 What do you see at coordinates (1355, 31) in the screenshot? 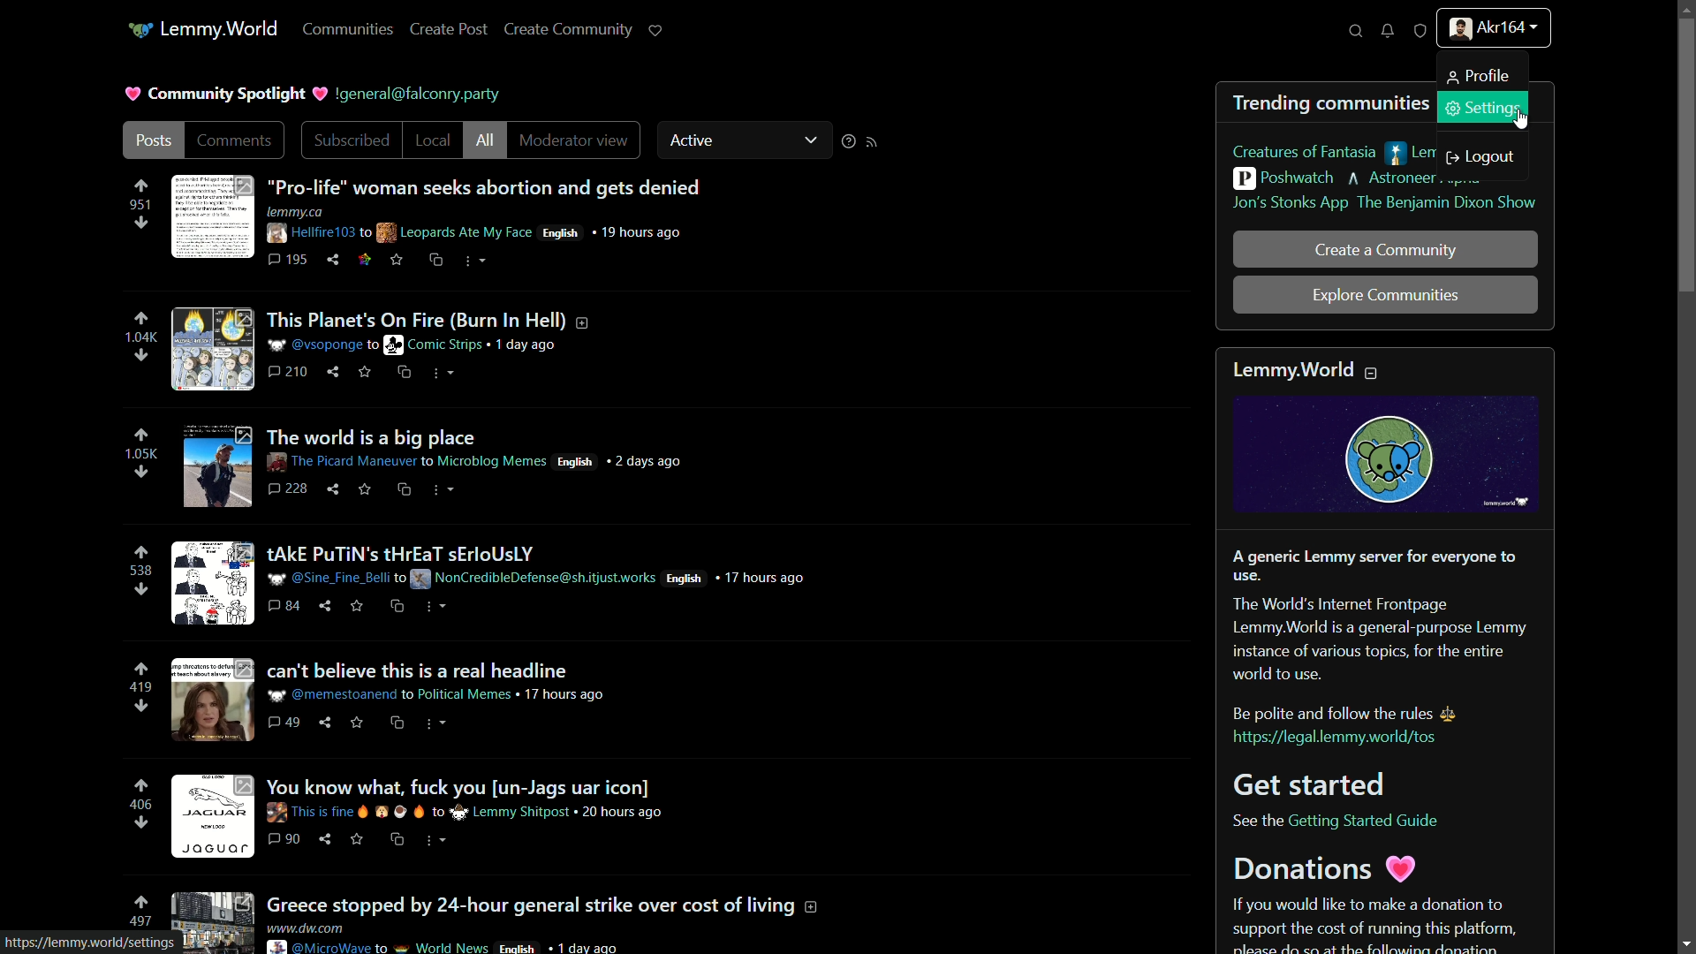
I see `search` at bounding box center [1355, 31].